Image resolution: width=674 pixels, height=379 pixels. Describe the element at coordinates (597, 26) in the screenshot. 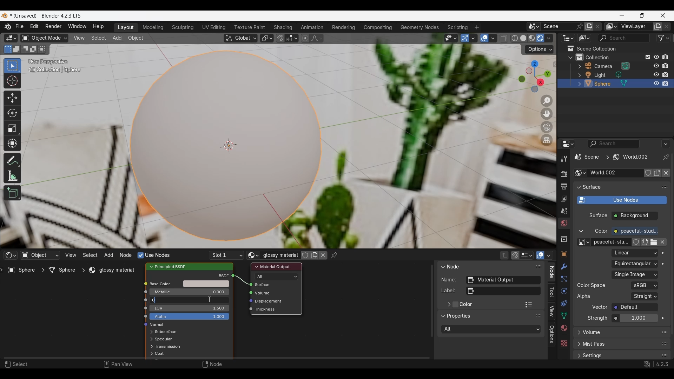

I see `Delete scene` at that location.